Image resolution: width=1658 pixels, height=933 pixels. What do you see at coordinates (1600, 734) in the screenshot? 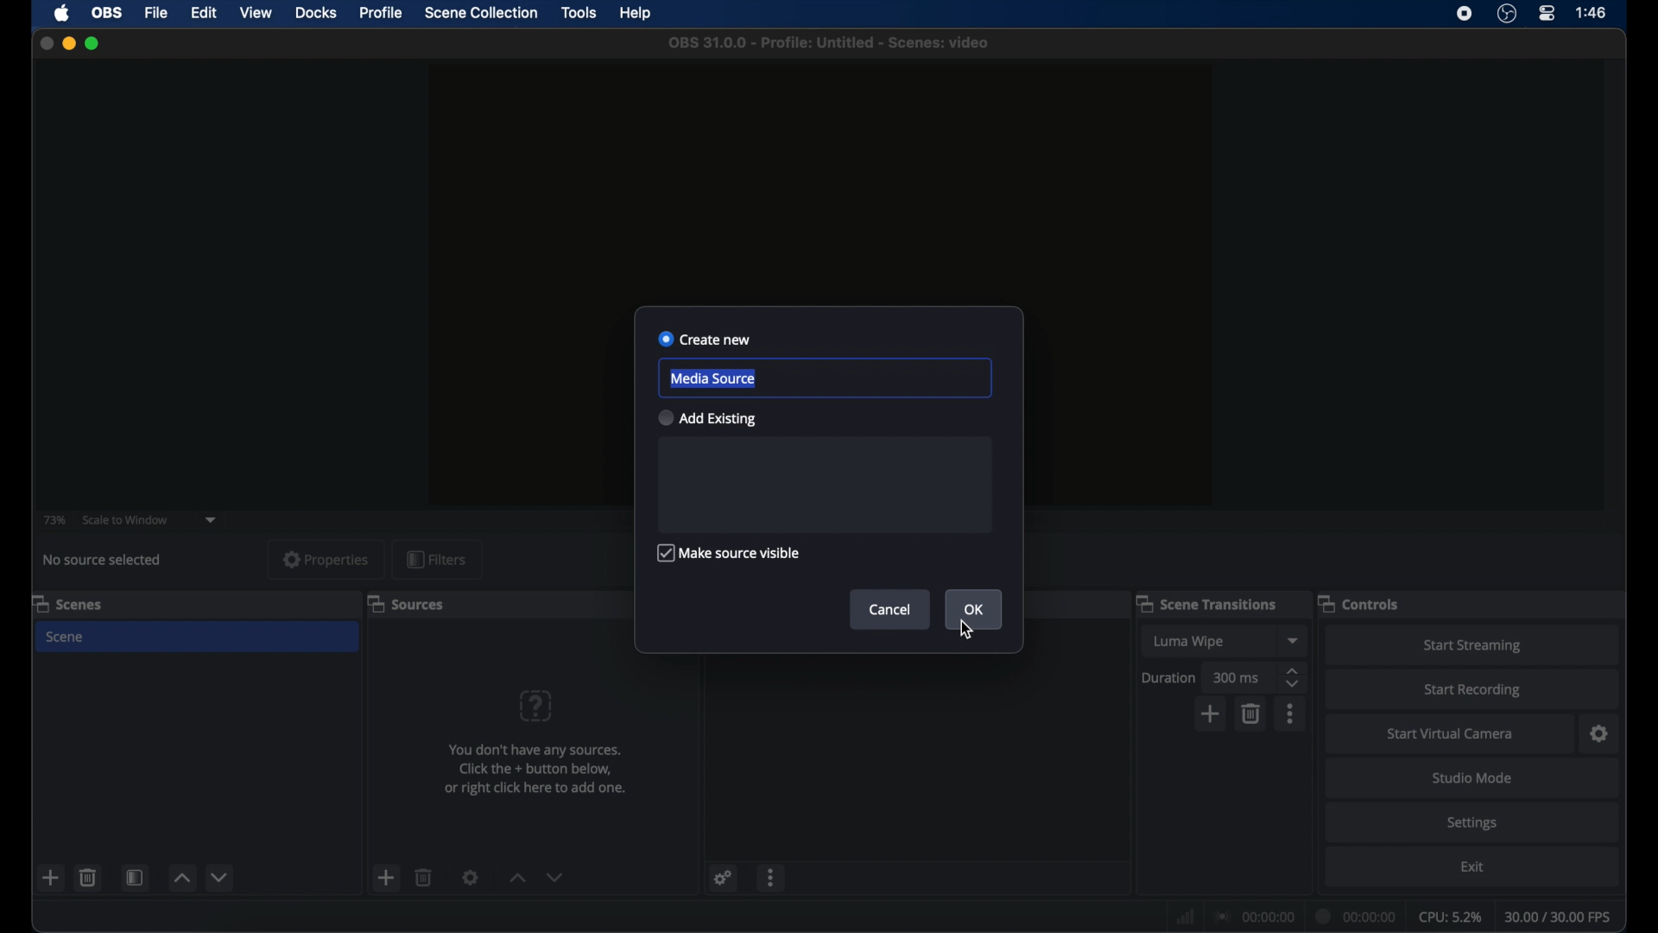
I see `settings` at bounding box center [1600, 734].